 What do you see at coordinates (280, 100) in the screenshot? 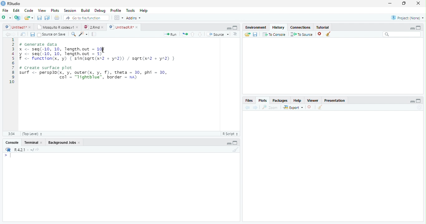
I see `Packages` at bounding box center [280, 100].